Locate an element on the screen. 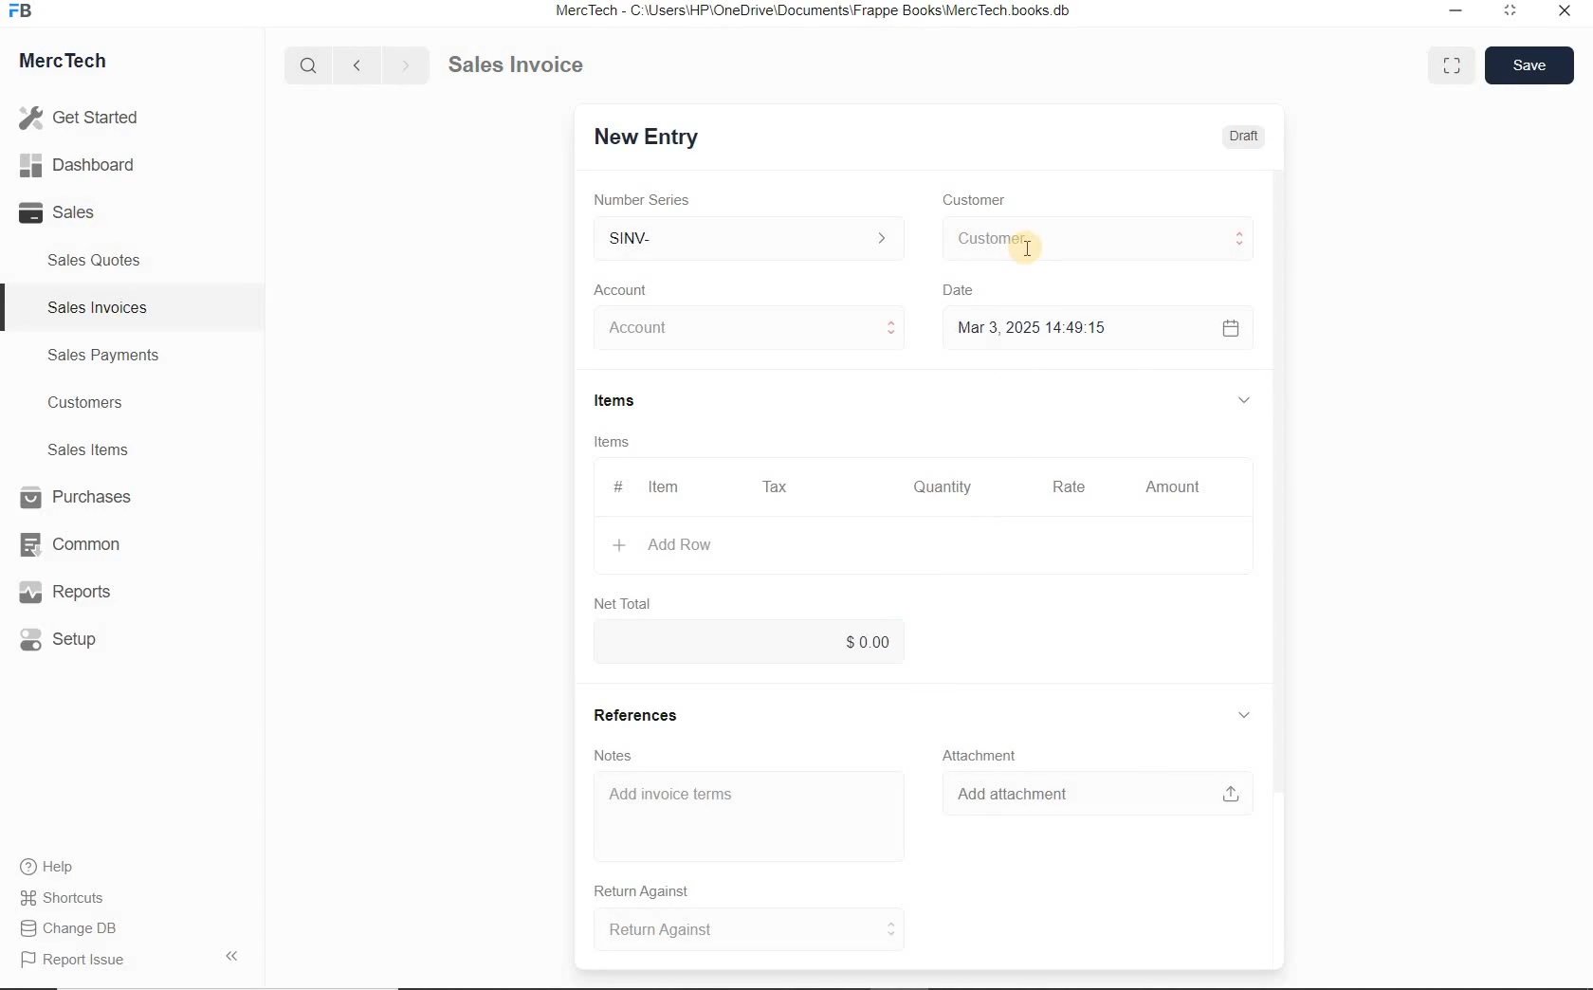 This screenshot has height=990, width=1593. Items is located at coordinates (625, 402).